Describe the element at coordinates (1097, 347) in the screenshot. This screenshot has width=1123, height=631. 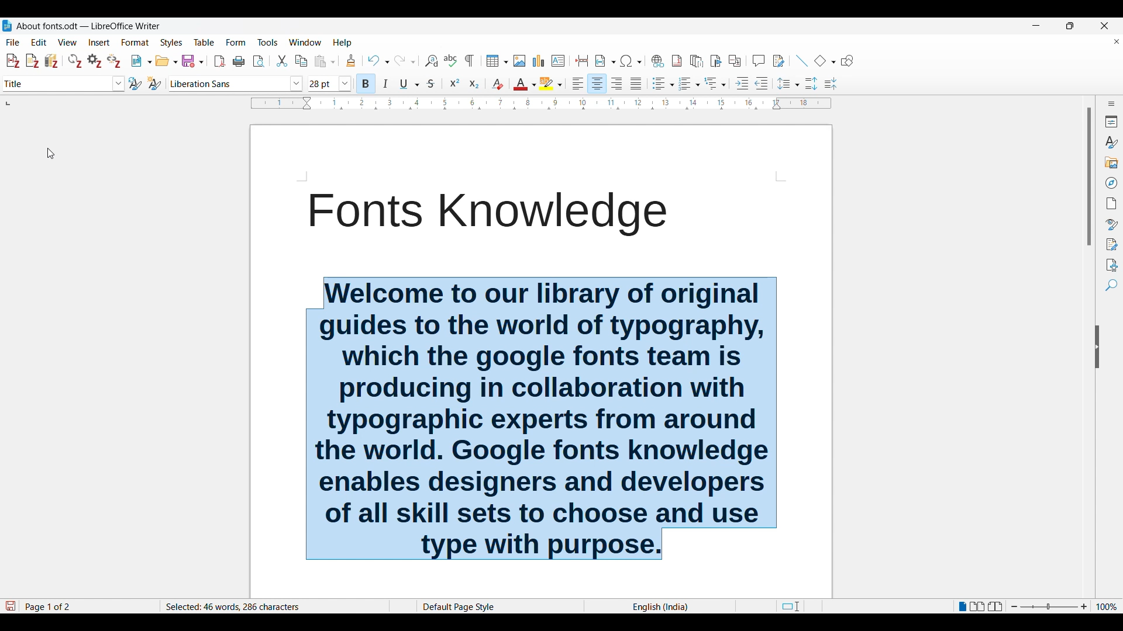
I see `Hide sidebar` at that location.